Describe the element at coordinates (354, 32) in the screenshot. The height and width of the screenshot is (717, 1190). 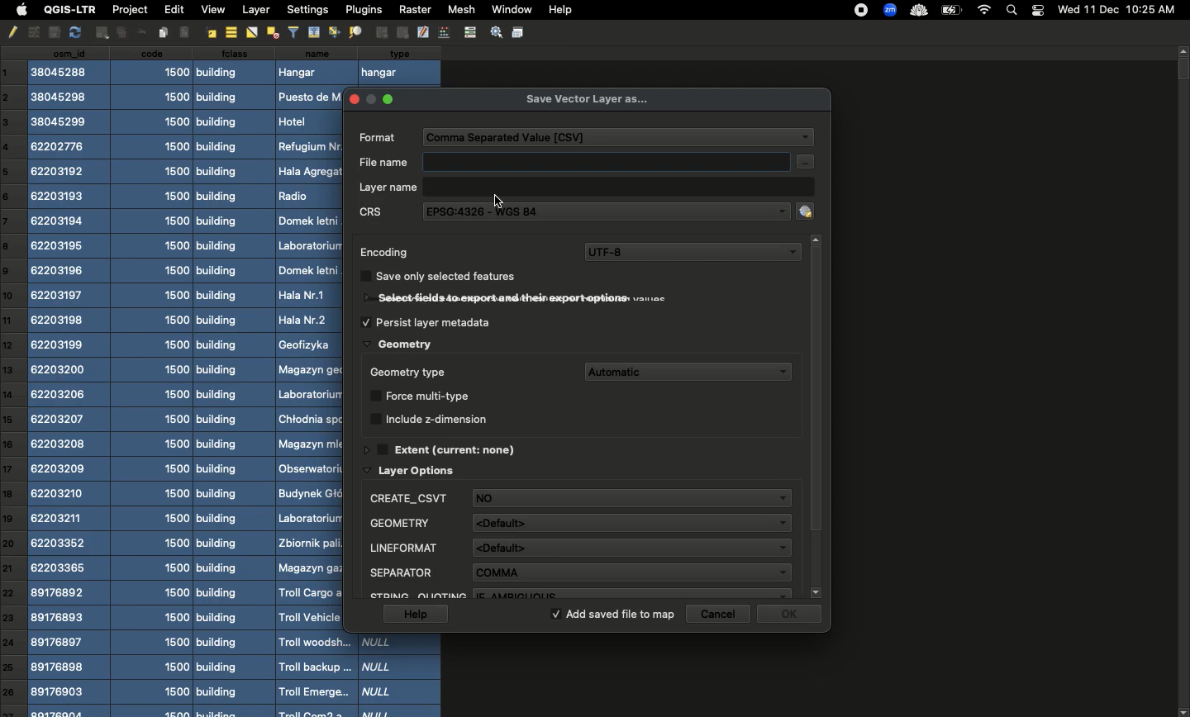
I see `Distribute Objects Evenly` at that location.